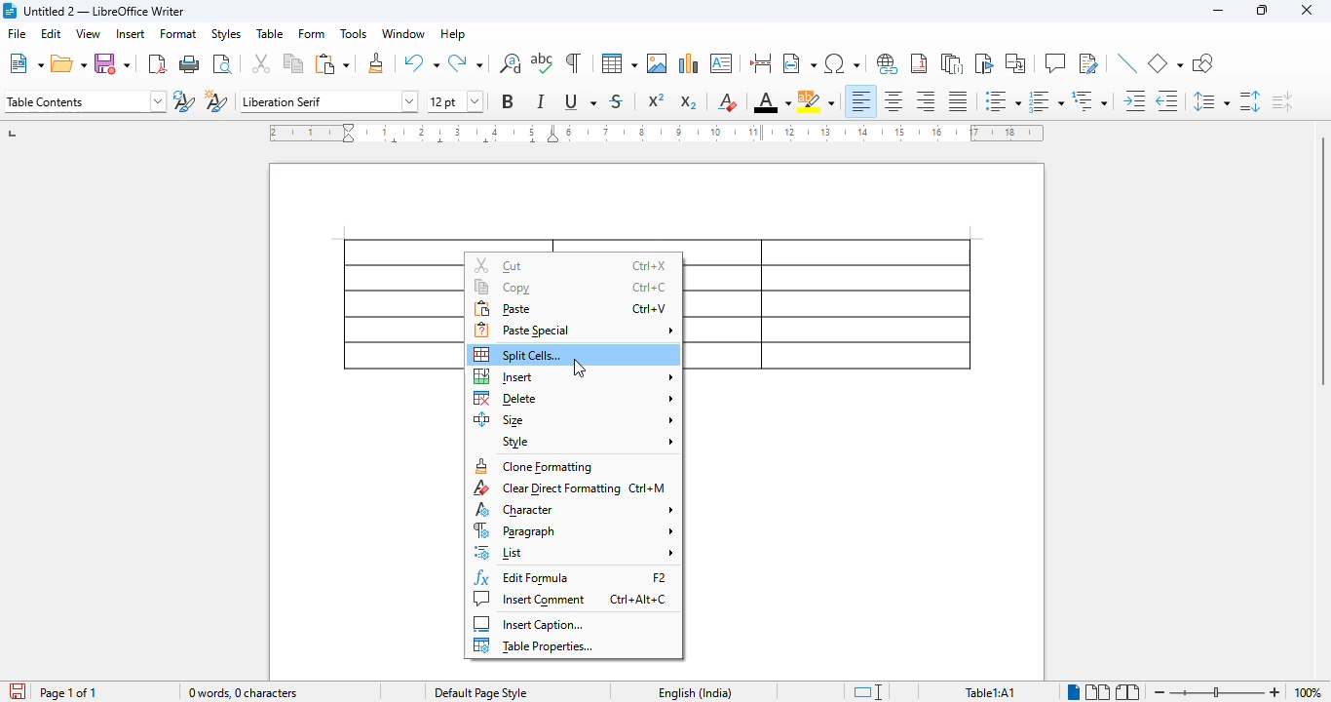  Describe the element at coordinates (529, 623) in the screenshot. I see `insert caption` at that location.